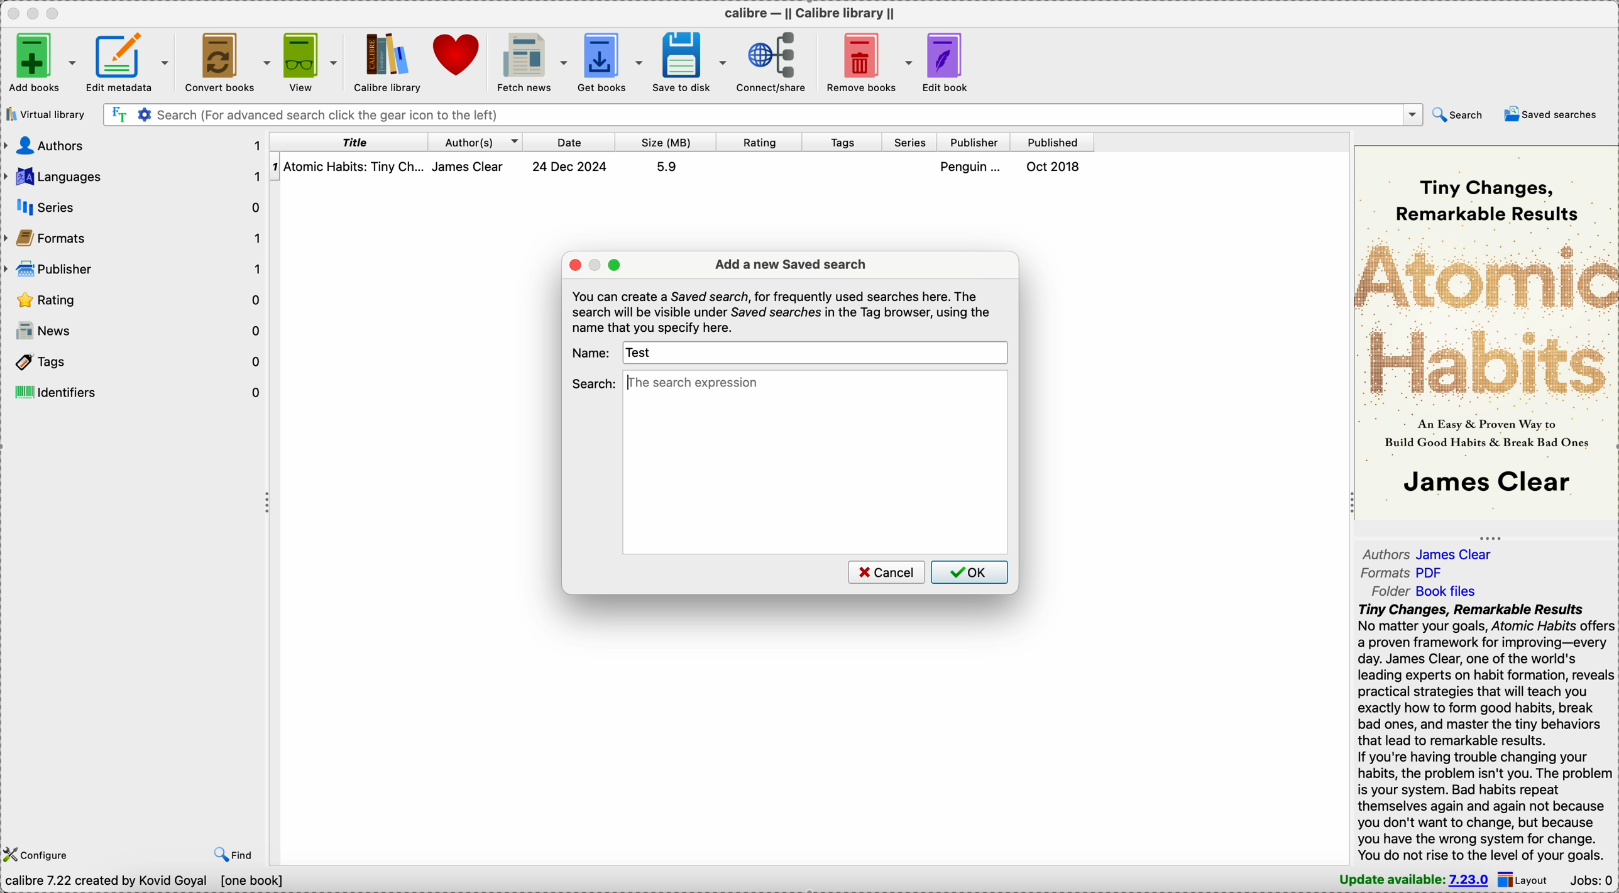 This screenshot has height=893, width=1619. Describe the element at coordinates (56, 13) in the screenshot. I see `maximize` at that location.